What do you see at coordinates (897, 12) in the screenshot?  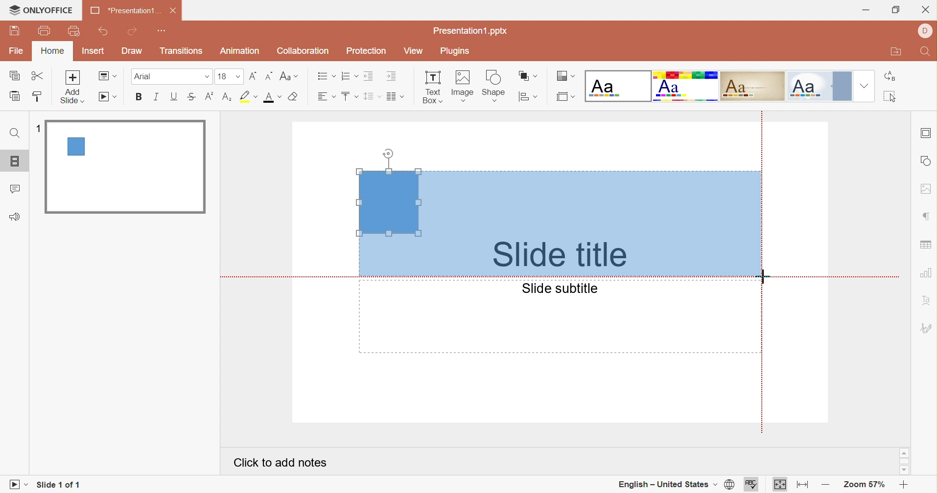 I see `Restore down` at bounding box center [897, 12].